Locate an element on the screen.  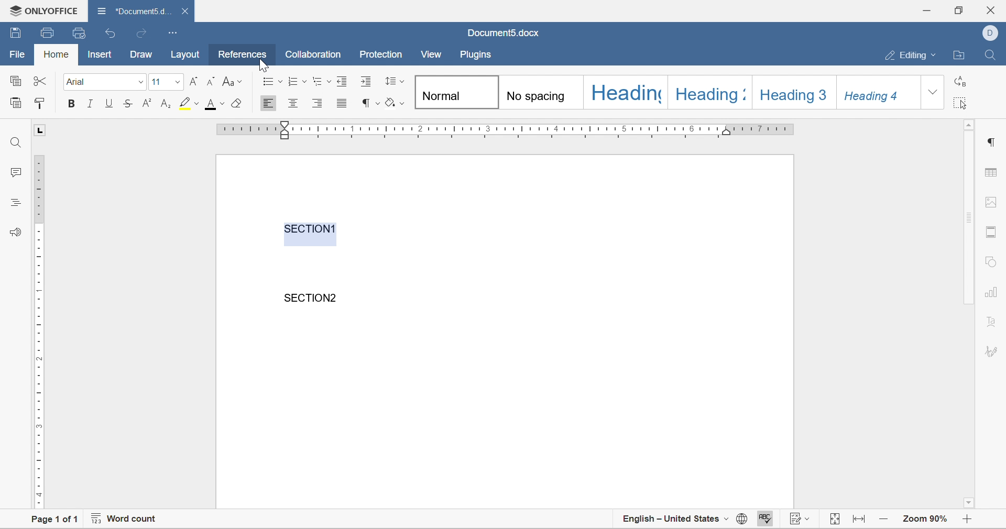
find is located at coordinates (990, 53).